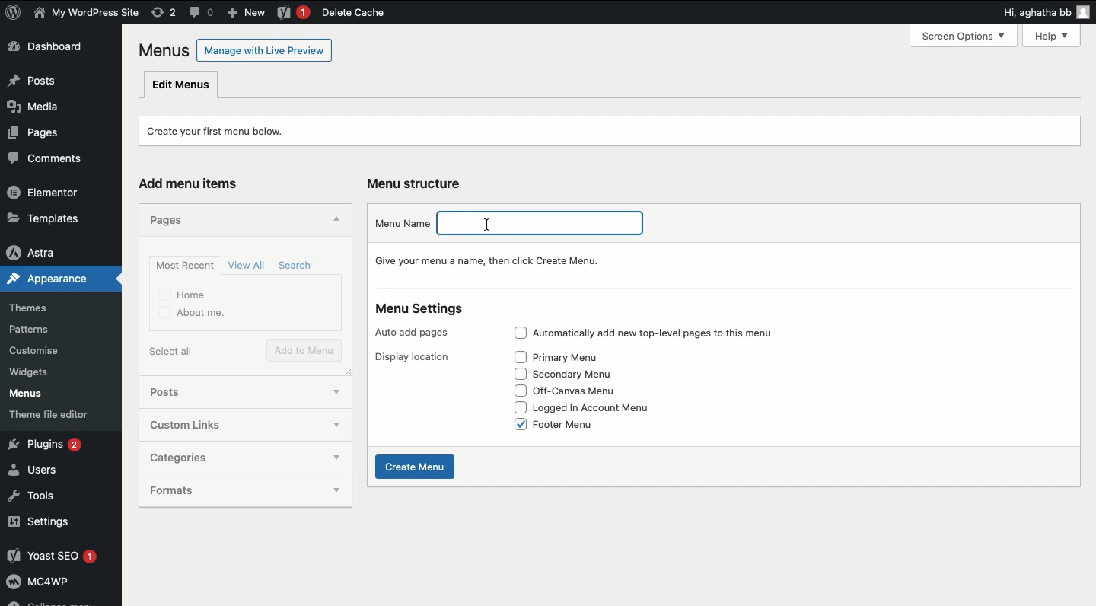  I want to click on WordPress Logo, so click(14, 12).